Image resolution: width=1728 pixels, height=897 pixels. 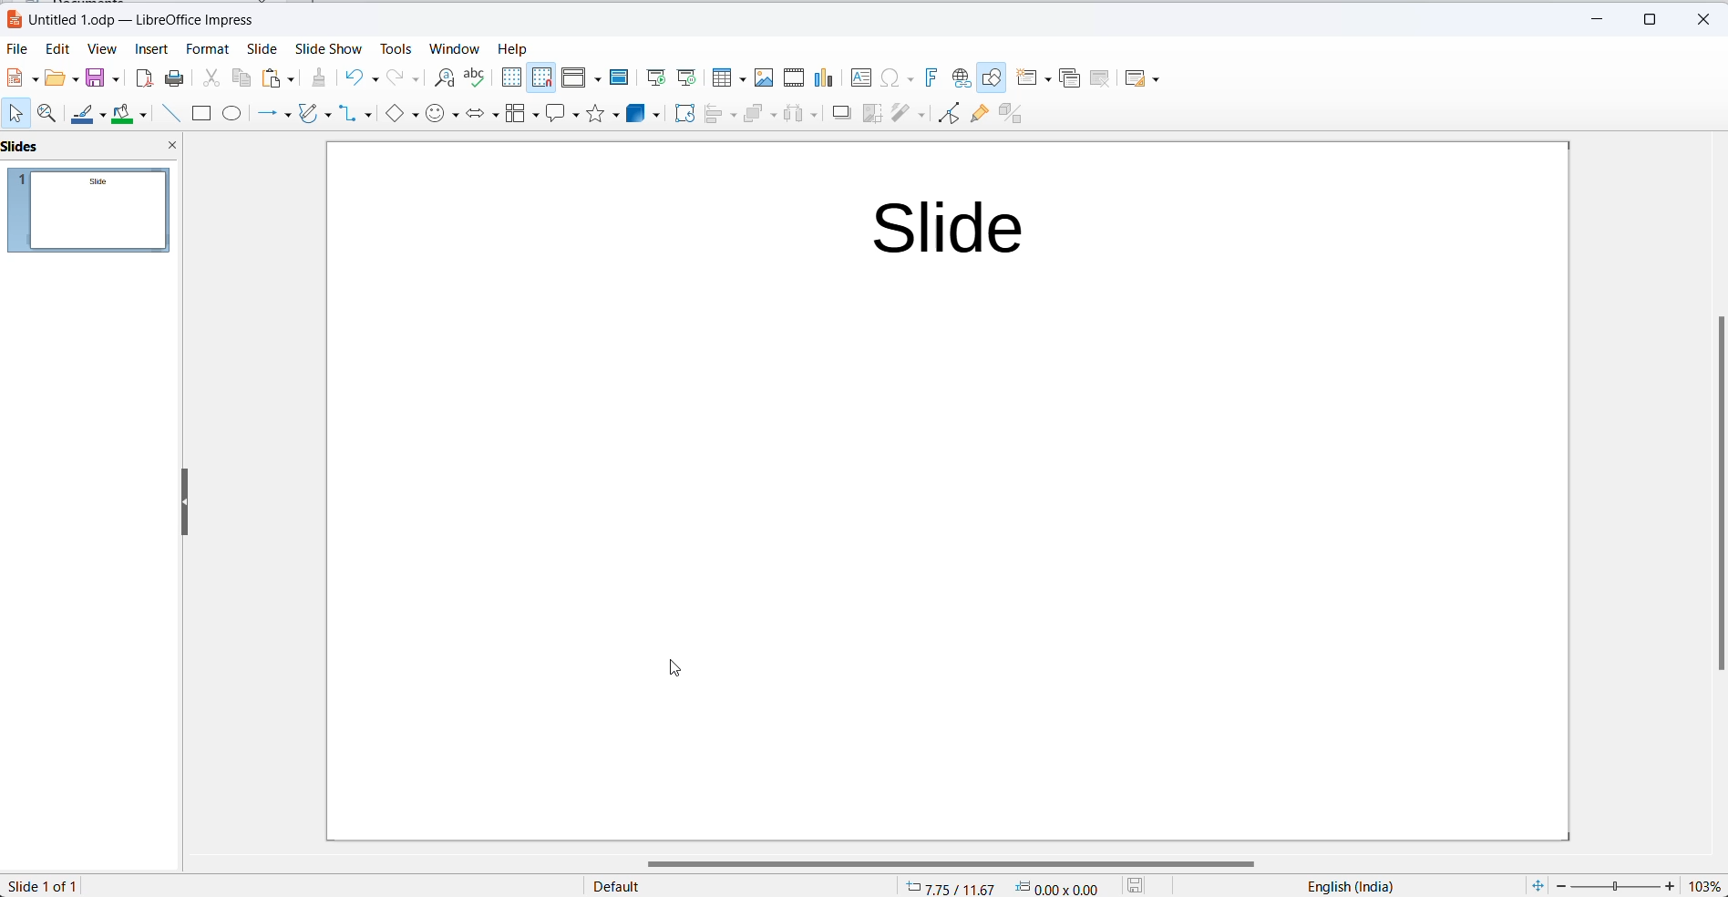 I want to click on Snap to grid, so click(x=539, y=77).